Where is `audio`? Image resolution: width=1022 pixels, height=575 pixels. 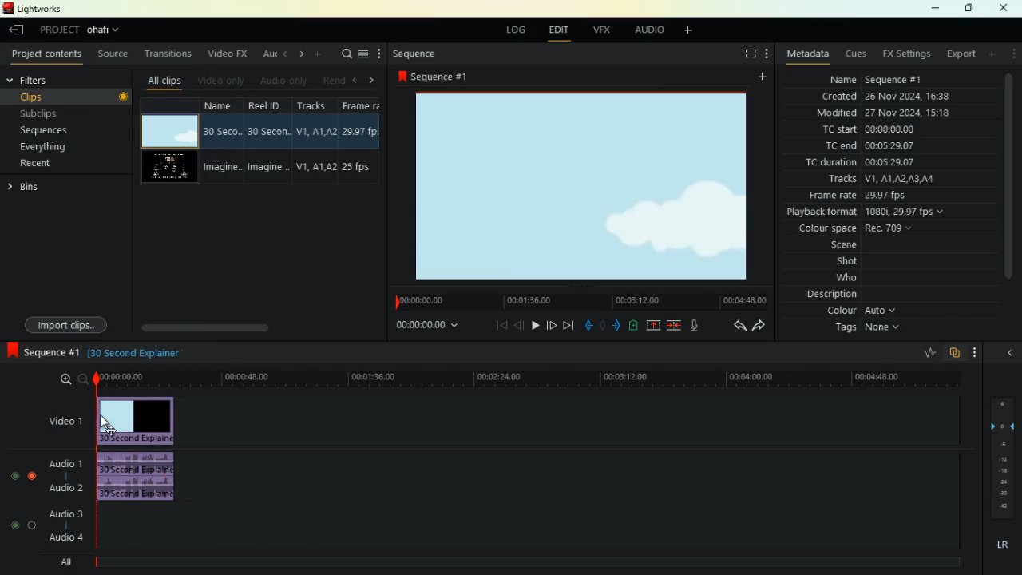
audio is located at coordinates (651, 32).